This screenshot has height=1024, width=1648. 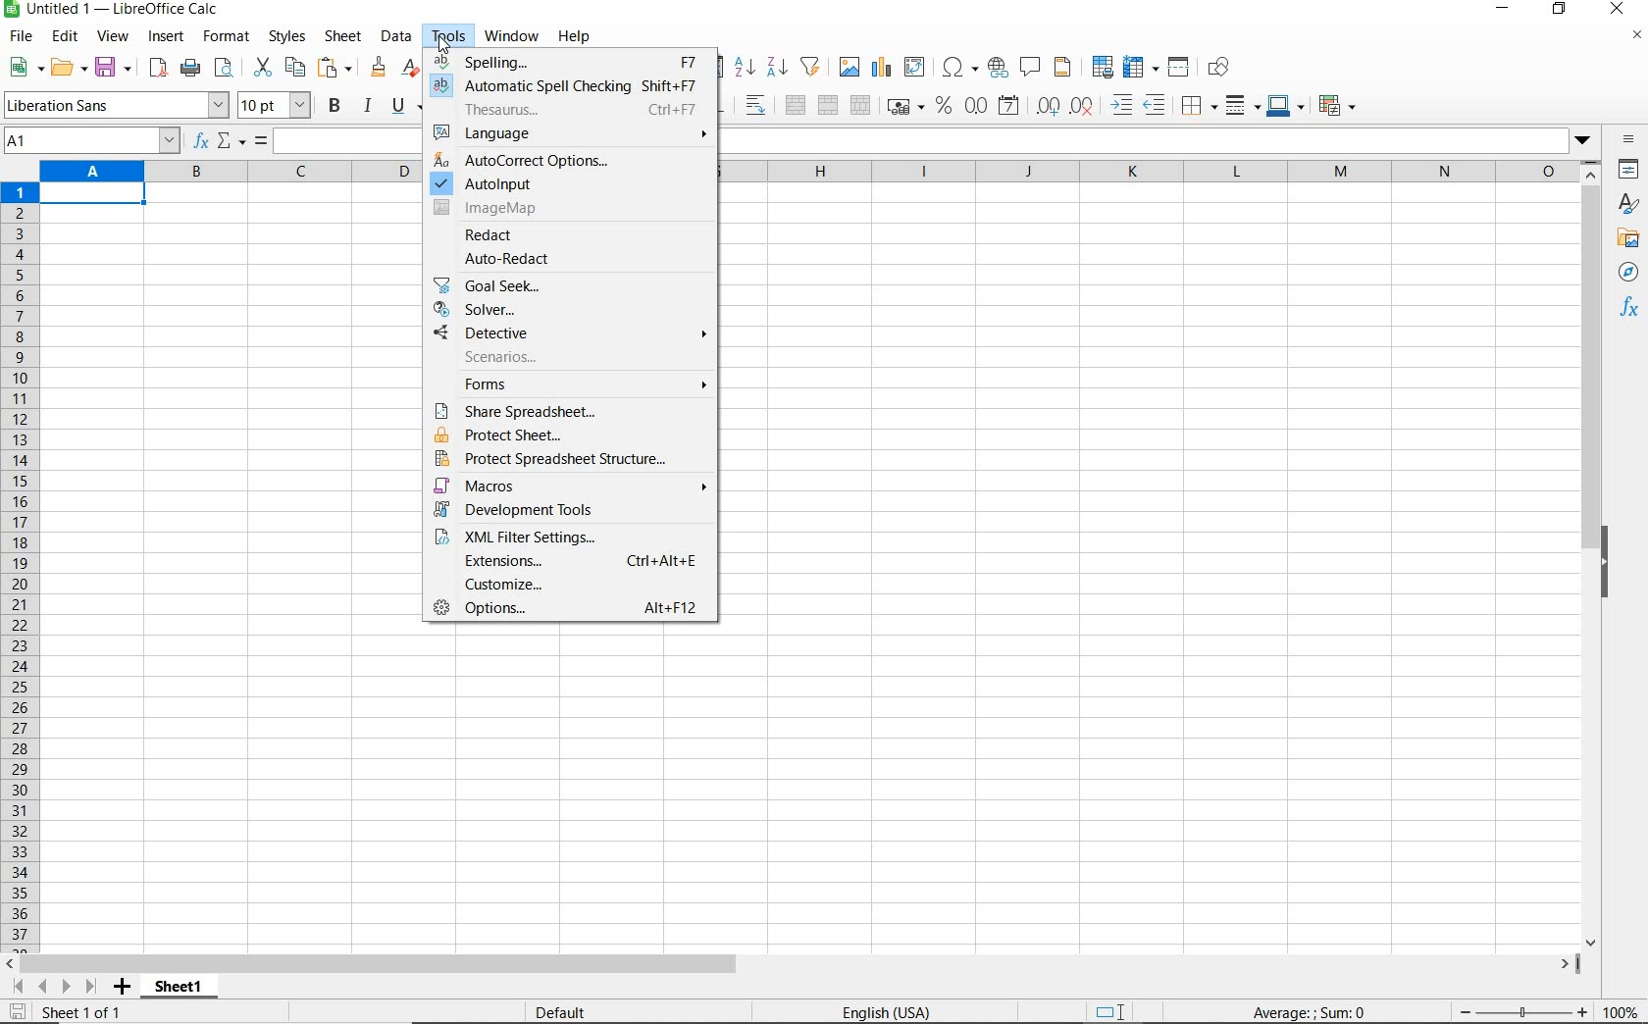 What do you see at coordinates (578, 36) in the screenshot?
I see `help` at bounding box center [578, 36].